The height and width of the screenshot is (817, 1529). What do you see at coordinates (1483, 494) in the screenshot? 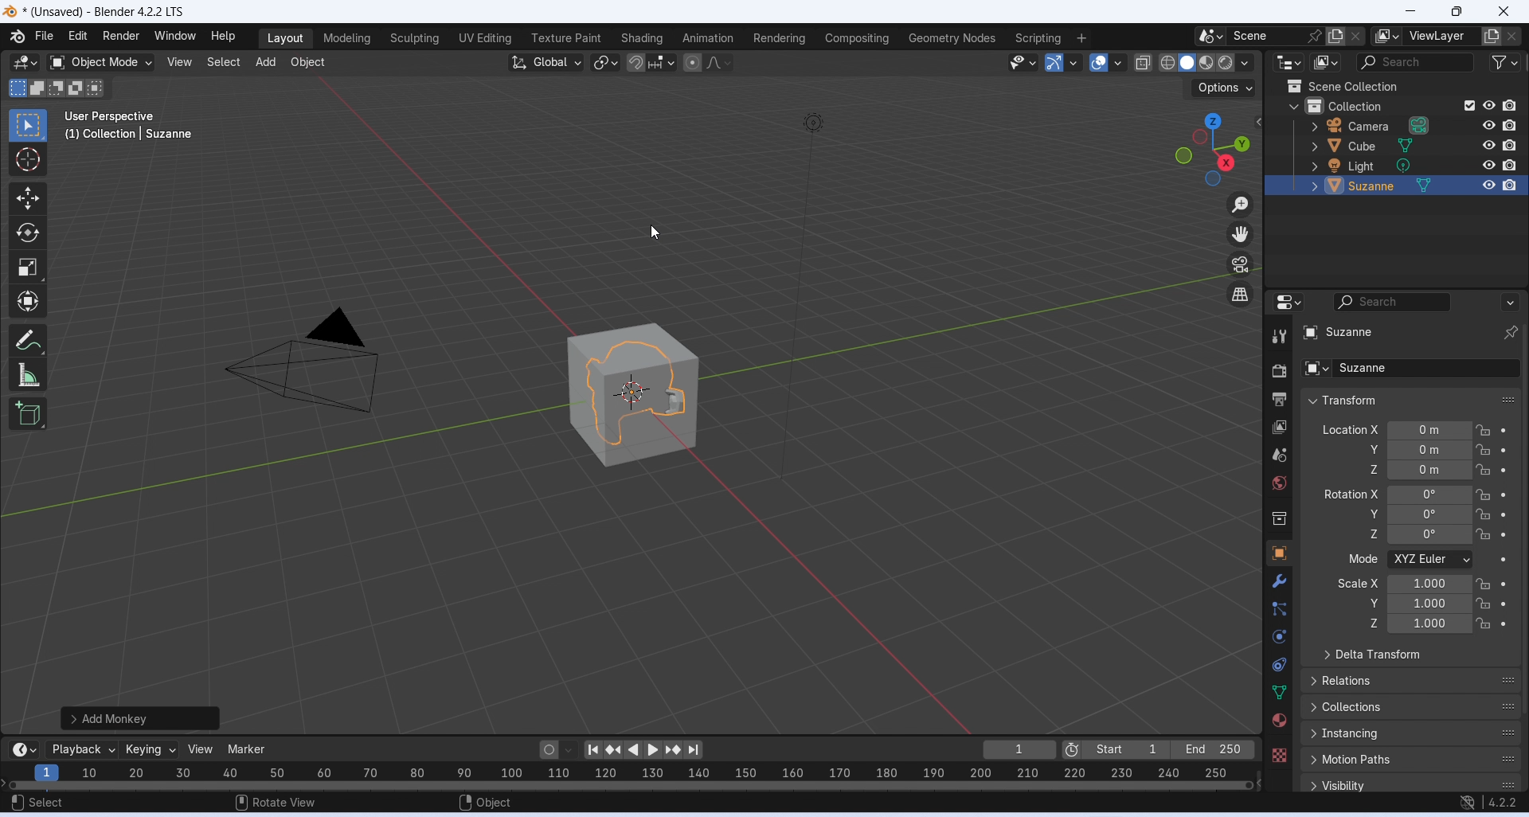
I see `lock location` at bounding box center [1483, 494].